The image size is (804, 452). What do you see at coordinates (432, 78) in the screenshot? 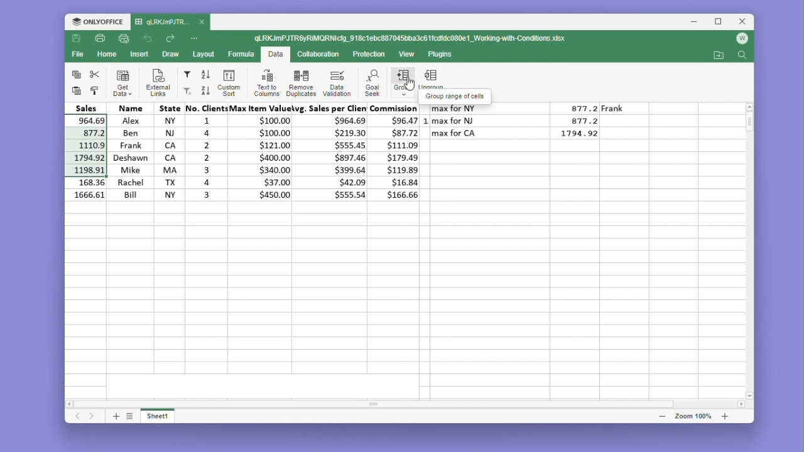
I see `Ungroup` at bounding box center [432, 78].